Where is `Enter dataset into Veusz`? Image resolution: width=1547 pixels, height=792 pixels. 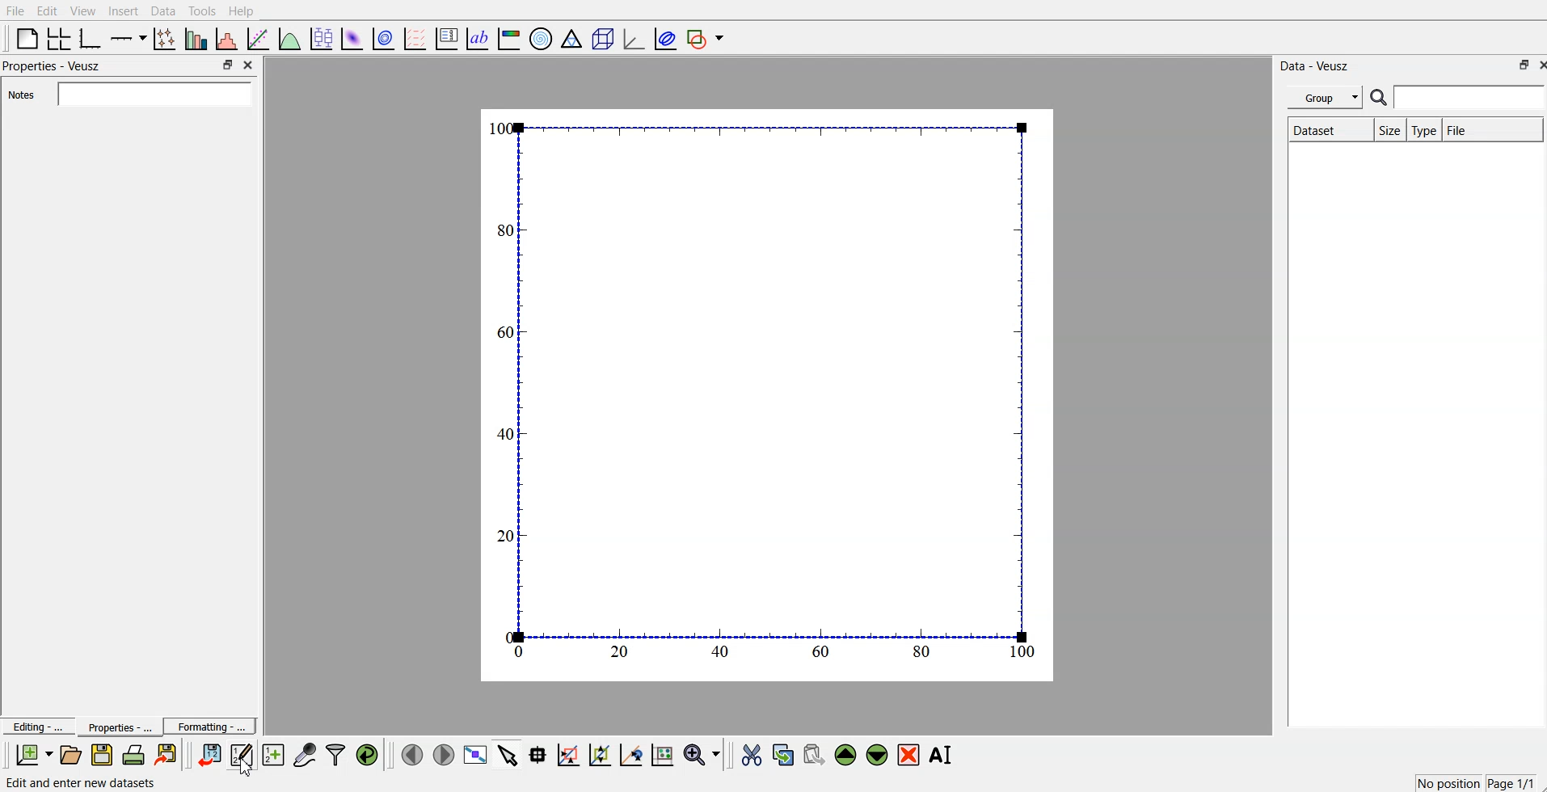 Enter dataset into Veusz is located at coordinates (208, 755).